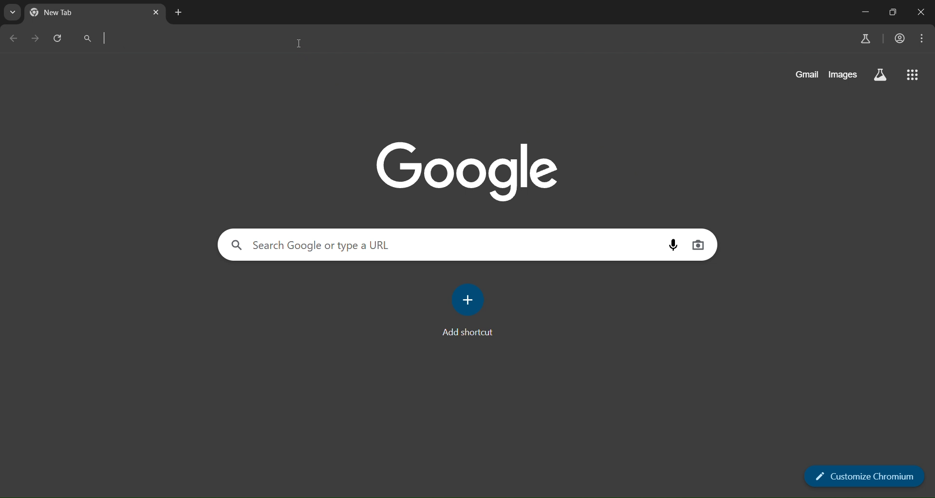  I want to click on New Tab, so click(67, 13).